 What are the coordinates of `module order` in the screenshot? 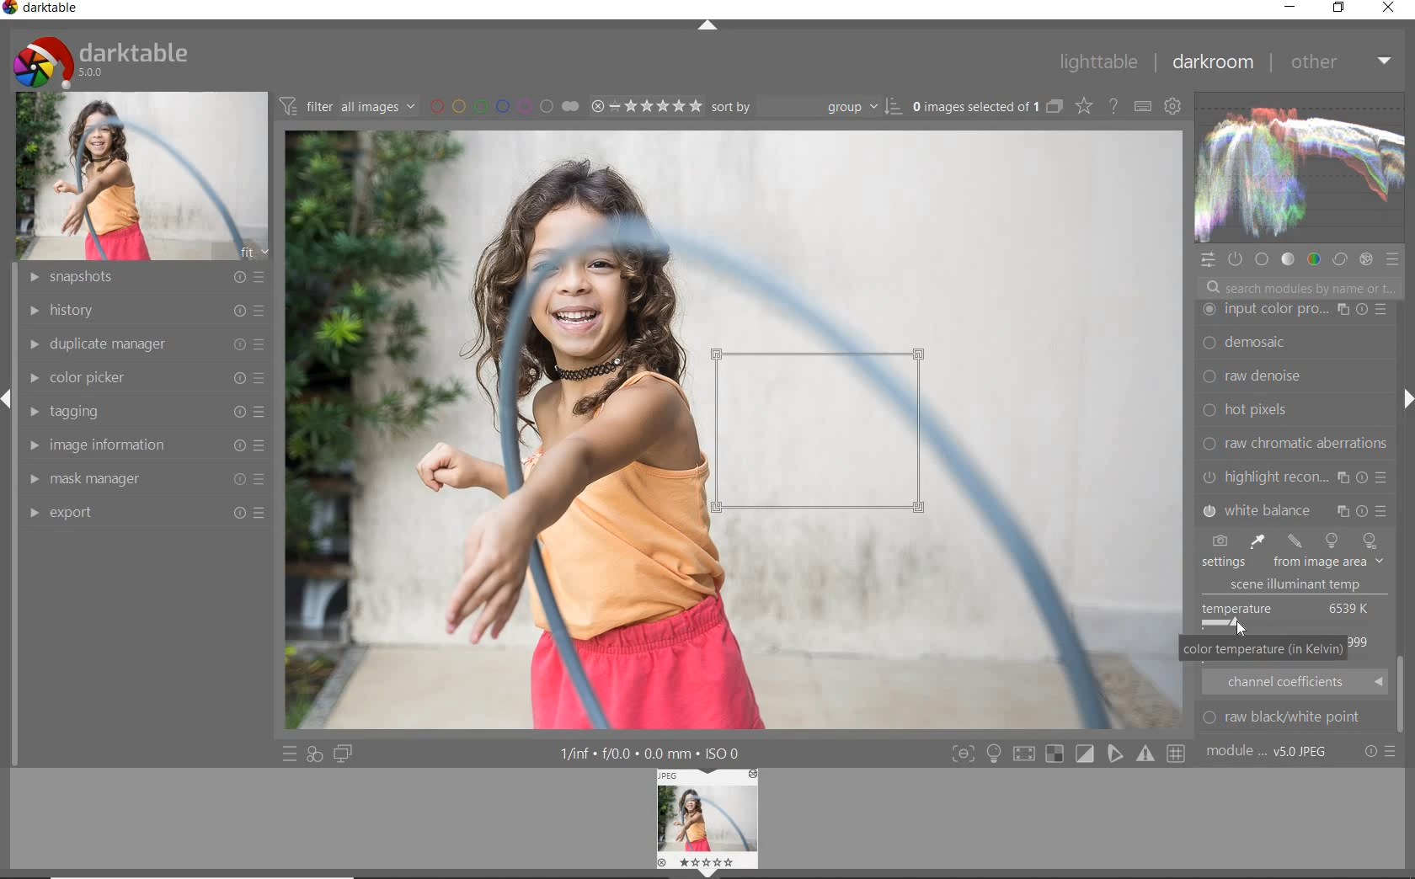 It's located at (1269, 753).